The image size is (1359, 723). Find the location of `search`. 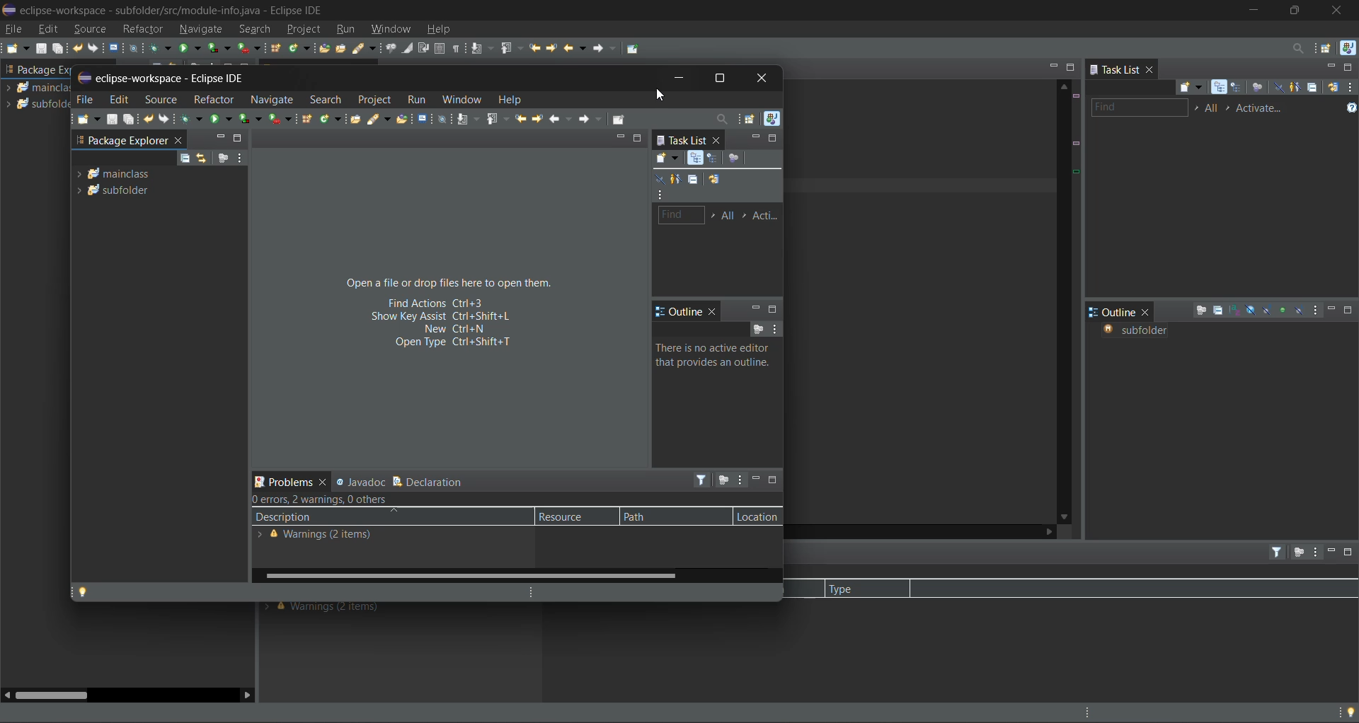

search is located at coordinates (325, 100).